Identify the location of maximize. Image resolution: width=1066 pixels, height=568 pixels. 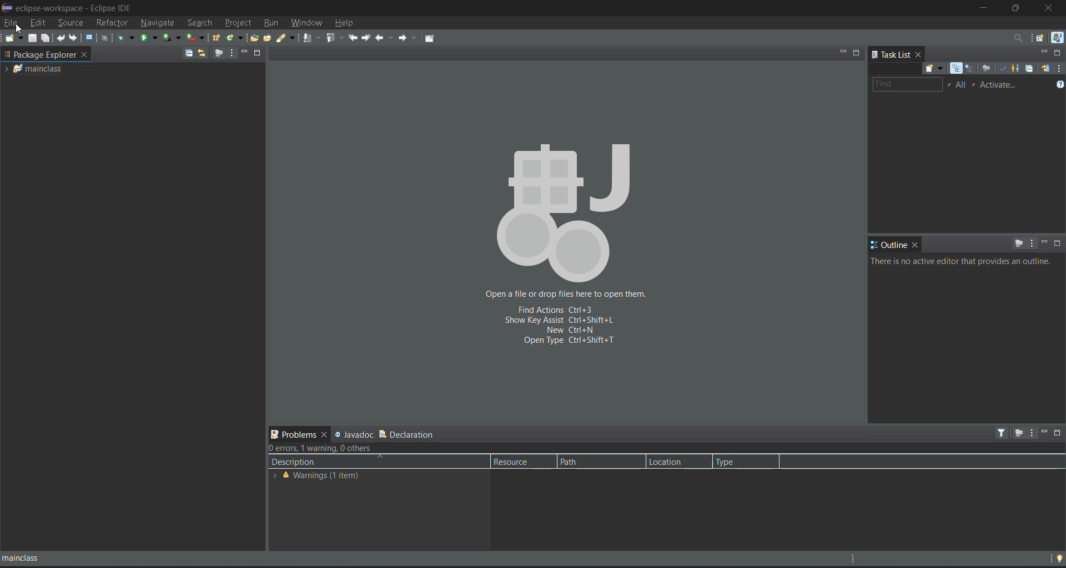
(258, 53).